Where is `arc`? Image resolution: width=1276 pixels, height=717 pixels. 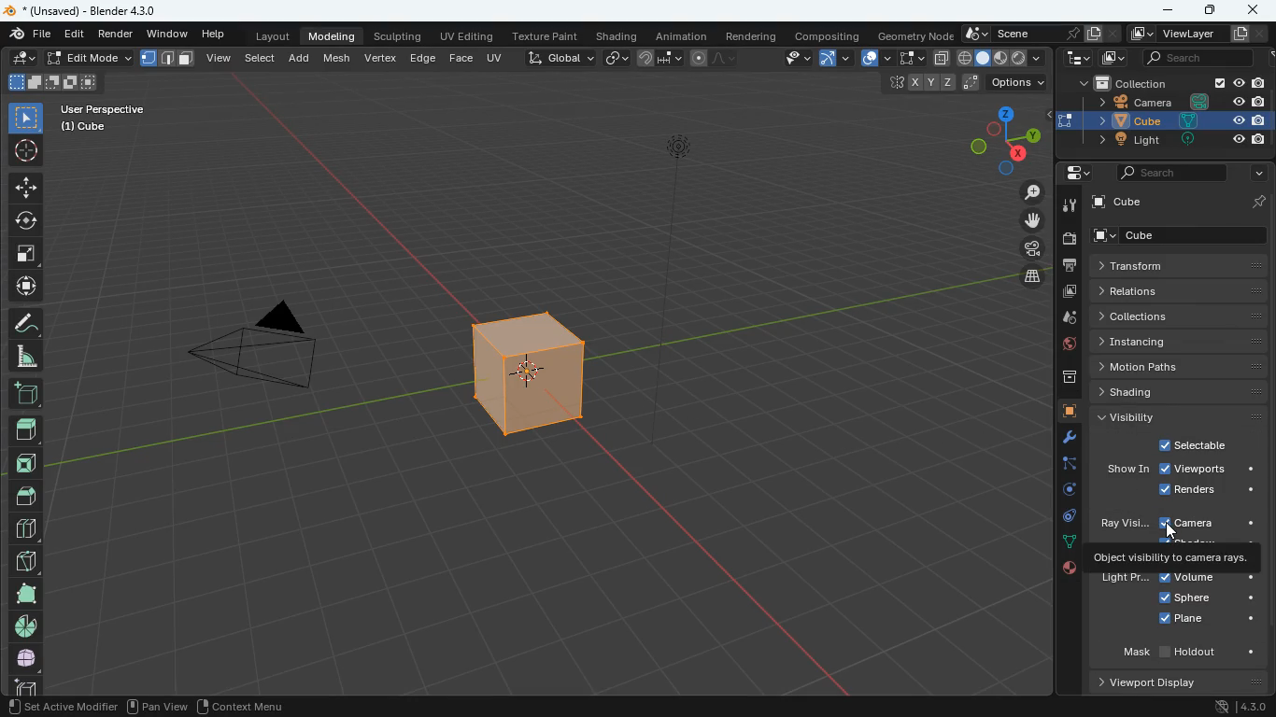
arc is located at coordinates (834, 61).